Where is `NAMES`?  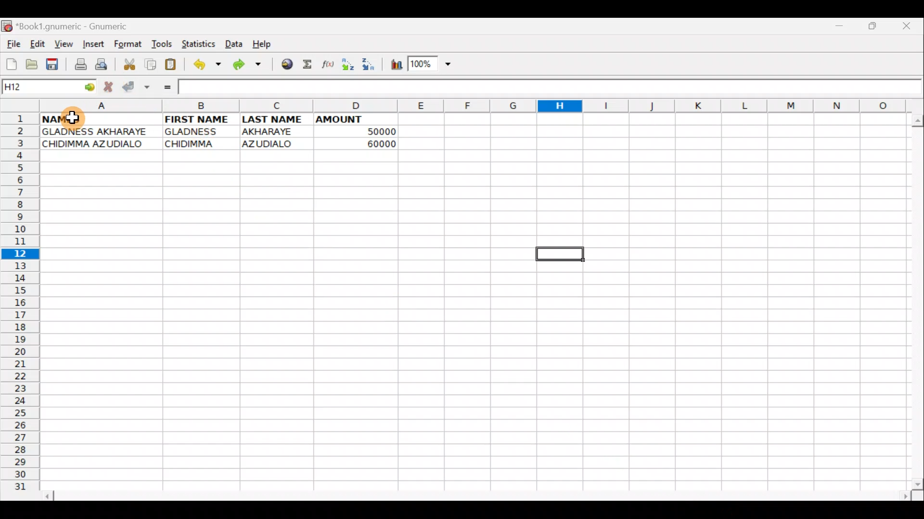 NAMES is located at coordinates (60, 120).